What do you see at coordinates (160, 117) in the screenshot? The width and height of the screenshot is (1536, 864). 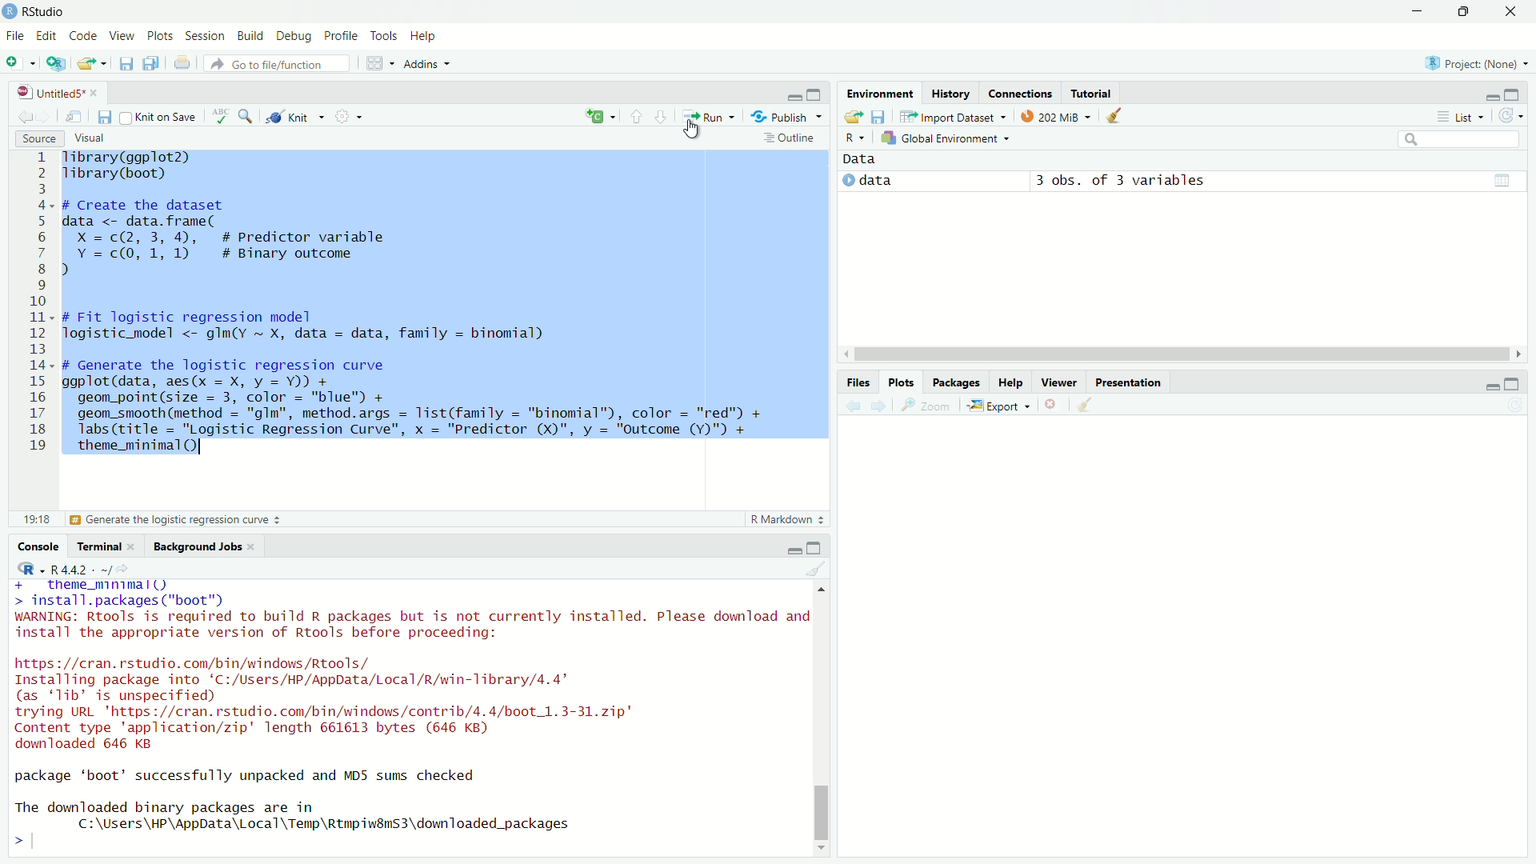 I see `Knit on Save` at bounding box center [160, 117].